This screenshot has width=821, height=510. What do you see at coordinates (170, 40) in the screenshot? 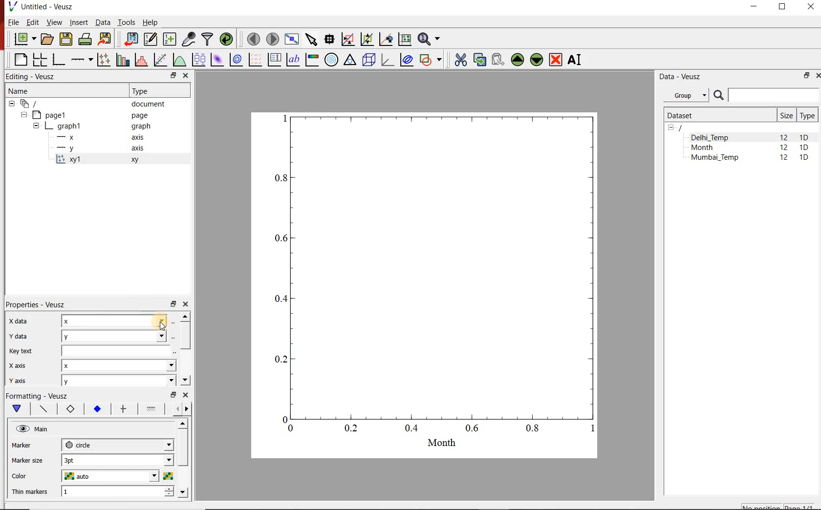
I see `create new datasets using available options` at bounding box center [170, 40].